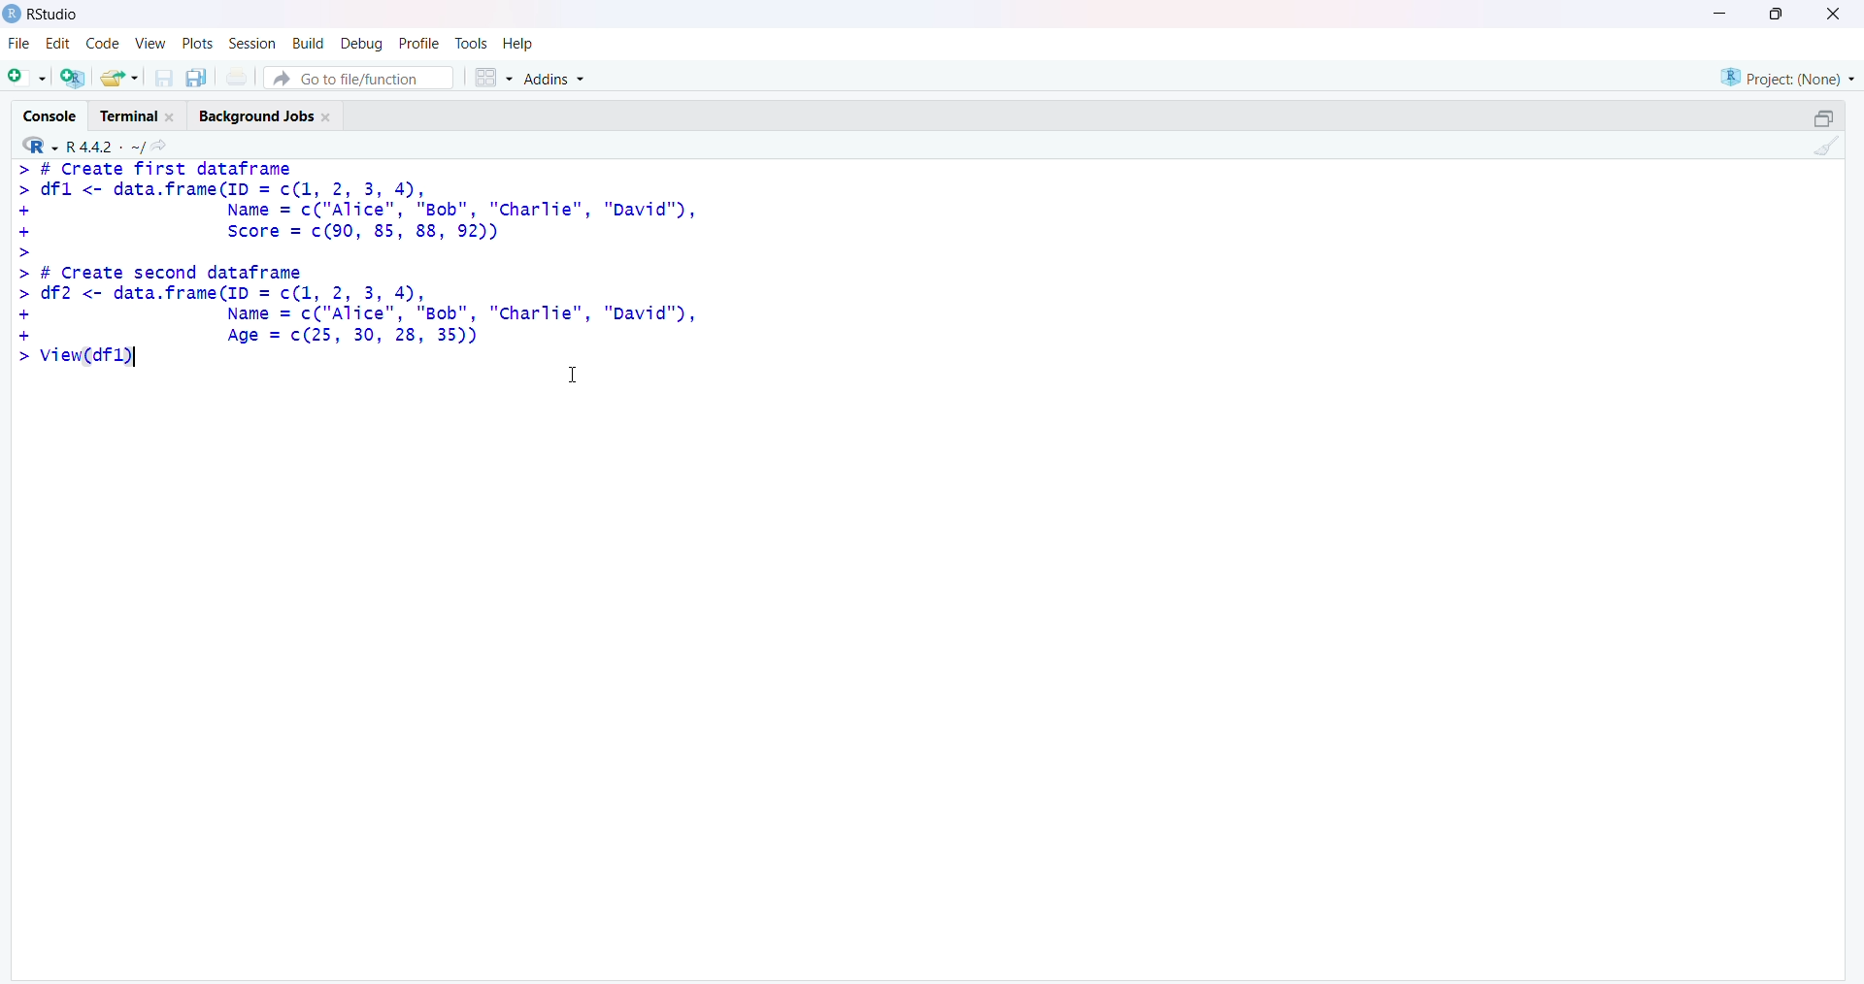 The width and height of the screenshot is (1864, 984). What do you see at coordinates (165, 78) in the screenshot?
I see `save` at bounding box center [165, 78].